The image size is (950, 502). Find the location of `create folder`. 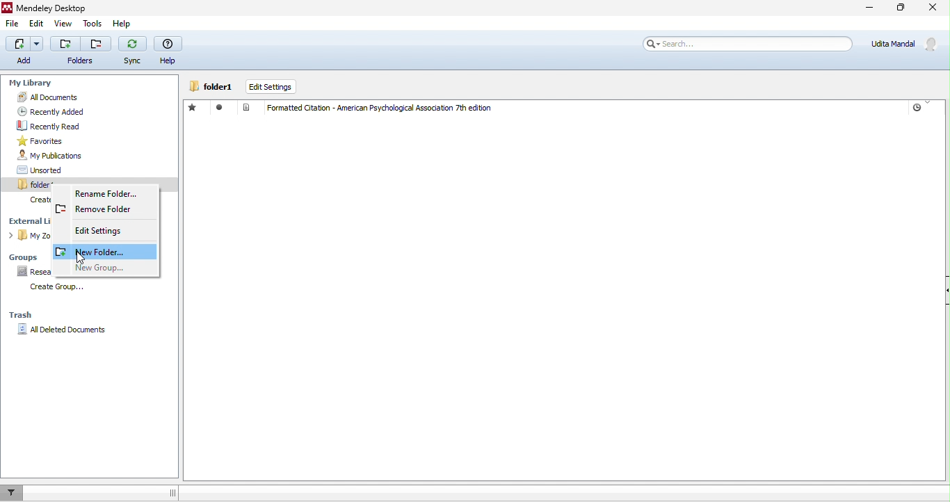

create folder is located at coordinates (28, 200).